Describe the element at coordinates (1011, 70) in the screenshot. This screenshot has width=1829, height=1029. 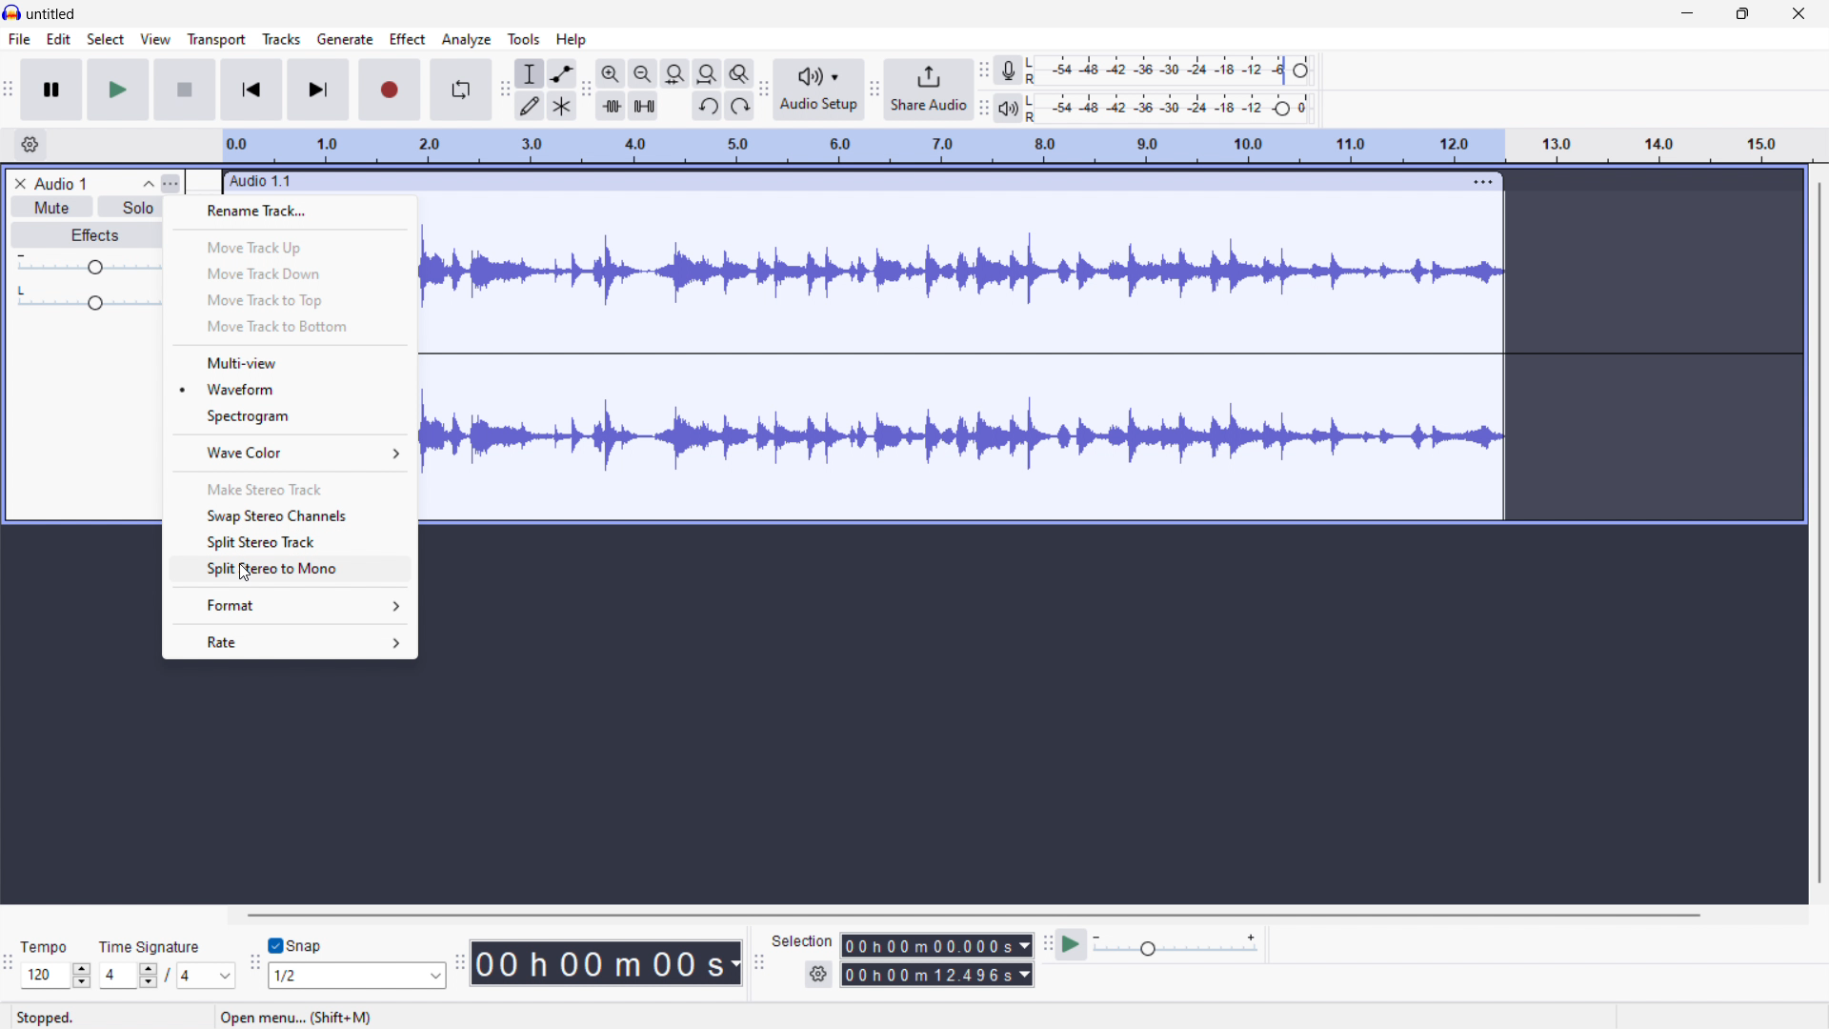
I see `recording meter` at that location.